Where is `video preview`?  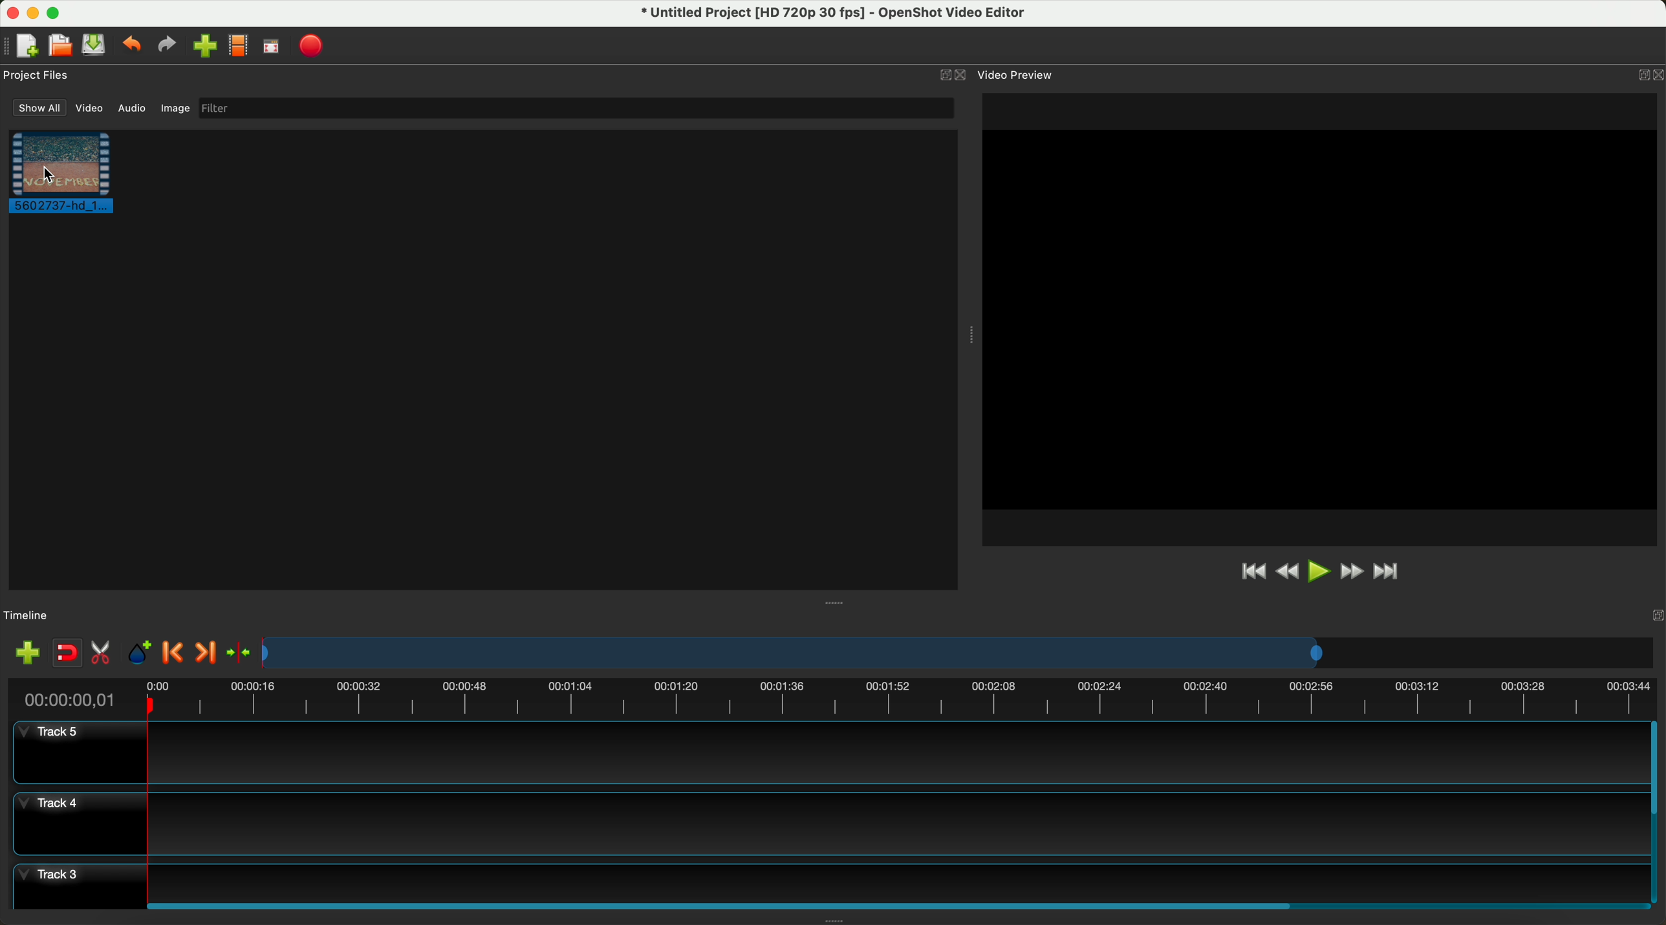 video preview is located at coordinates (1017, 74).